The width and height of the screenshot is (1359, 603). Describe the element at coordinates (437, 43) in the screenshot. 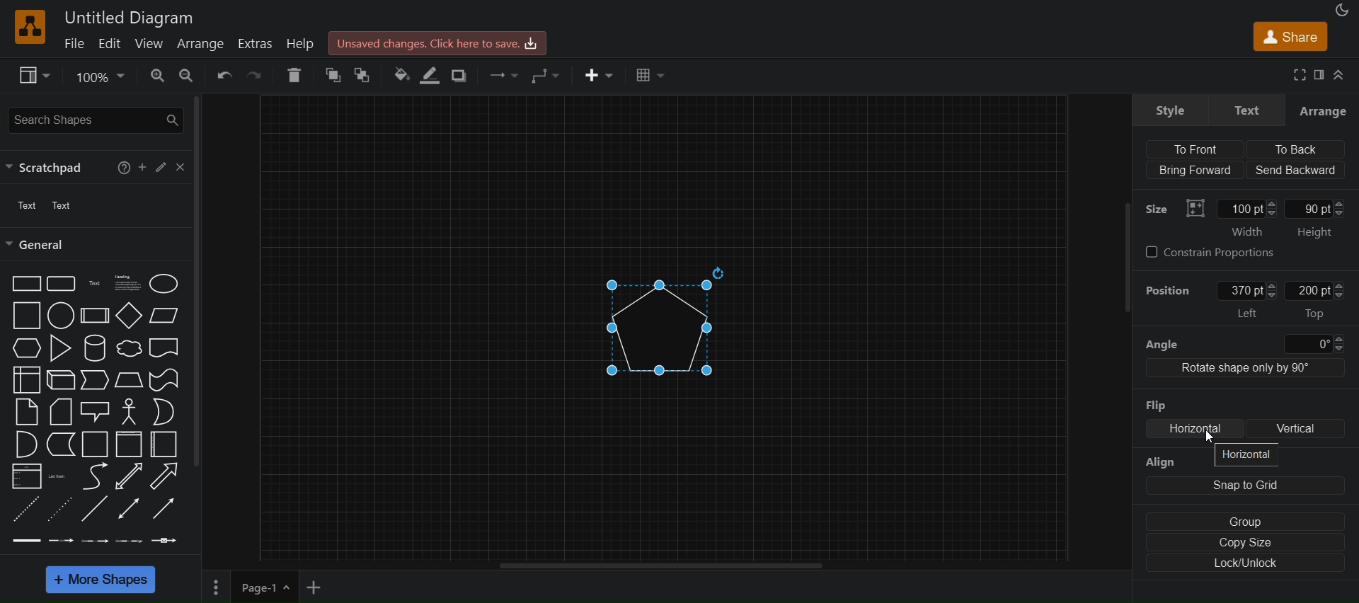

I see `Unsaved changes. Click here to save` at that location.